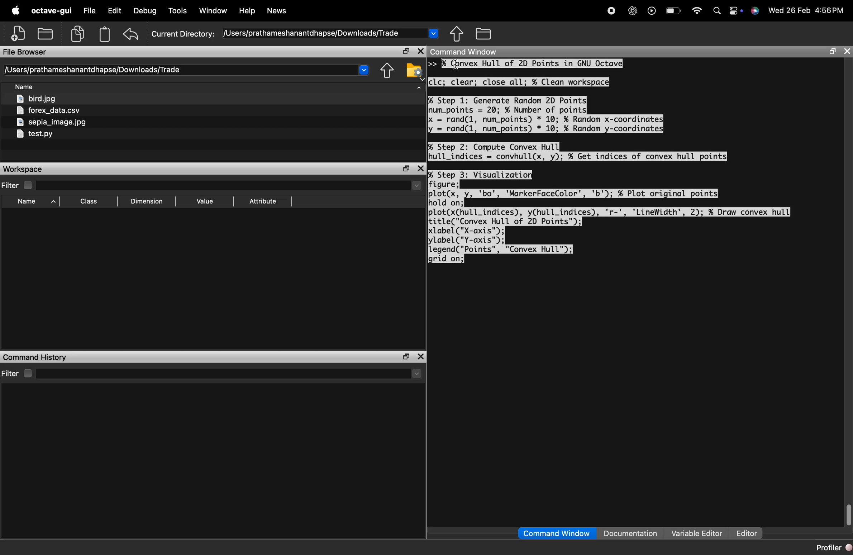 The image size is (853, 555). I want to click on [Users/prathameshanantdhapse/Downloads/Trade, so click(91, 70).